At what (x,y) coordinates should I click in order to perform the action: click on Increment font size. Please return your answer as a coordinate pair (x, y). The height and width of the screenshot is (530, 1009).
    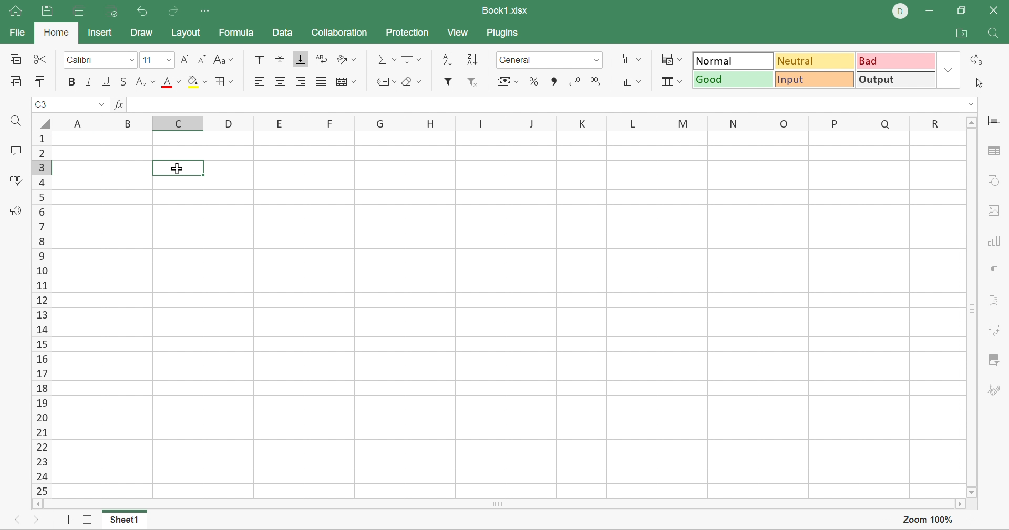
    Looking at the image, I should click on (186, 59).